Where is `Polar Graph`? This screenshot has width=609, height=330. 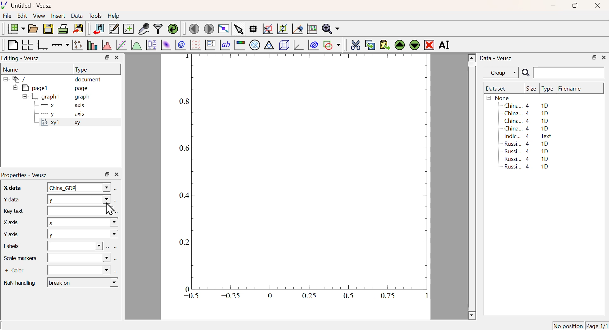
Polar Graph is located at coordinates (255, 45).